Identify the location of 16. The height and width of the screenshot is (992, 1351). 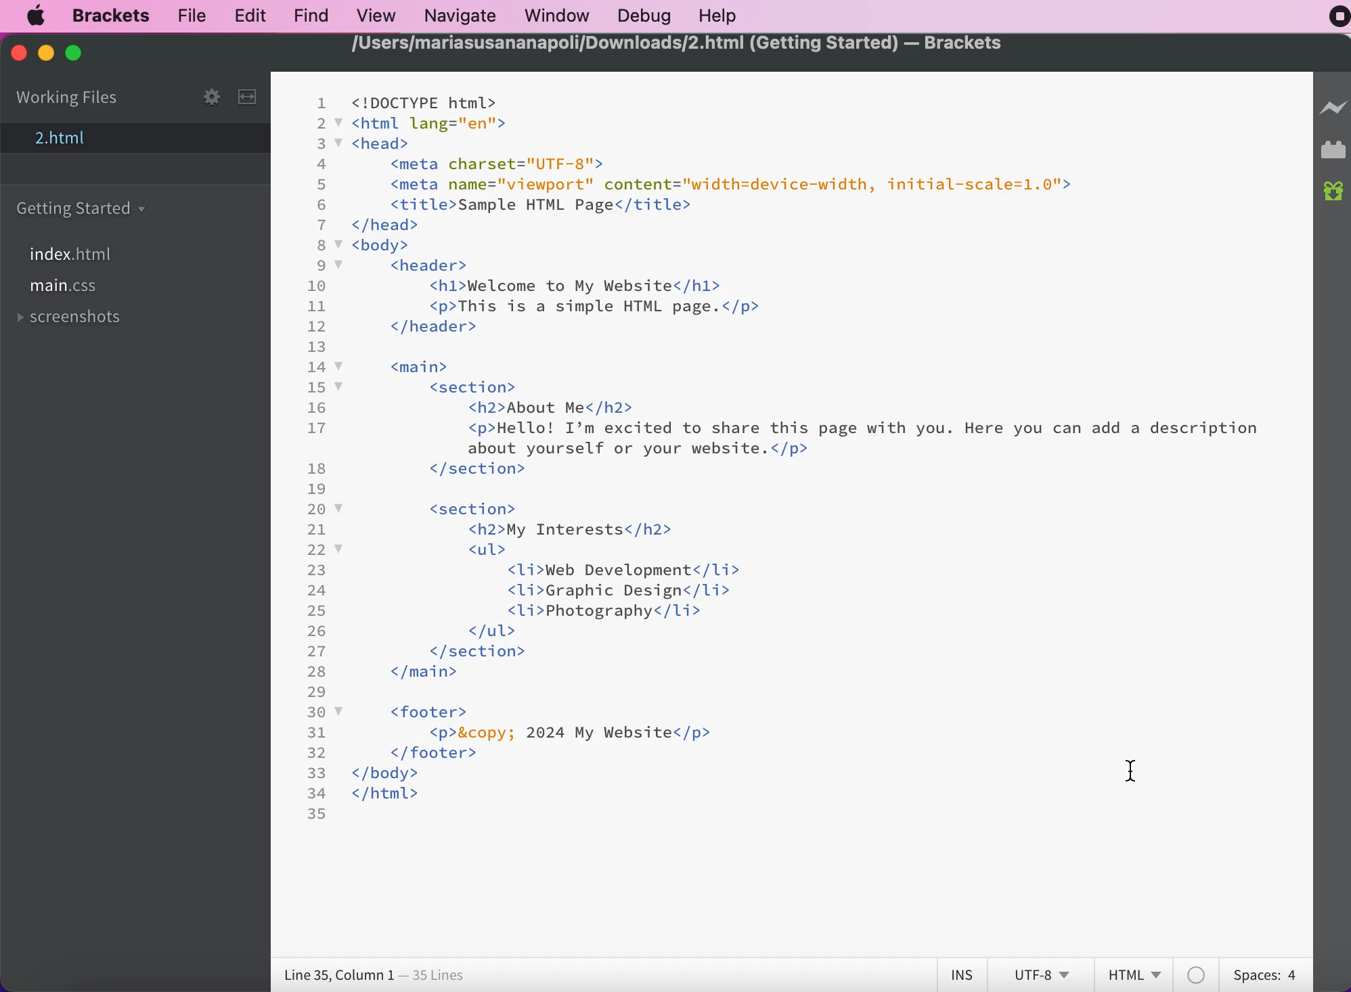
(317, 408).